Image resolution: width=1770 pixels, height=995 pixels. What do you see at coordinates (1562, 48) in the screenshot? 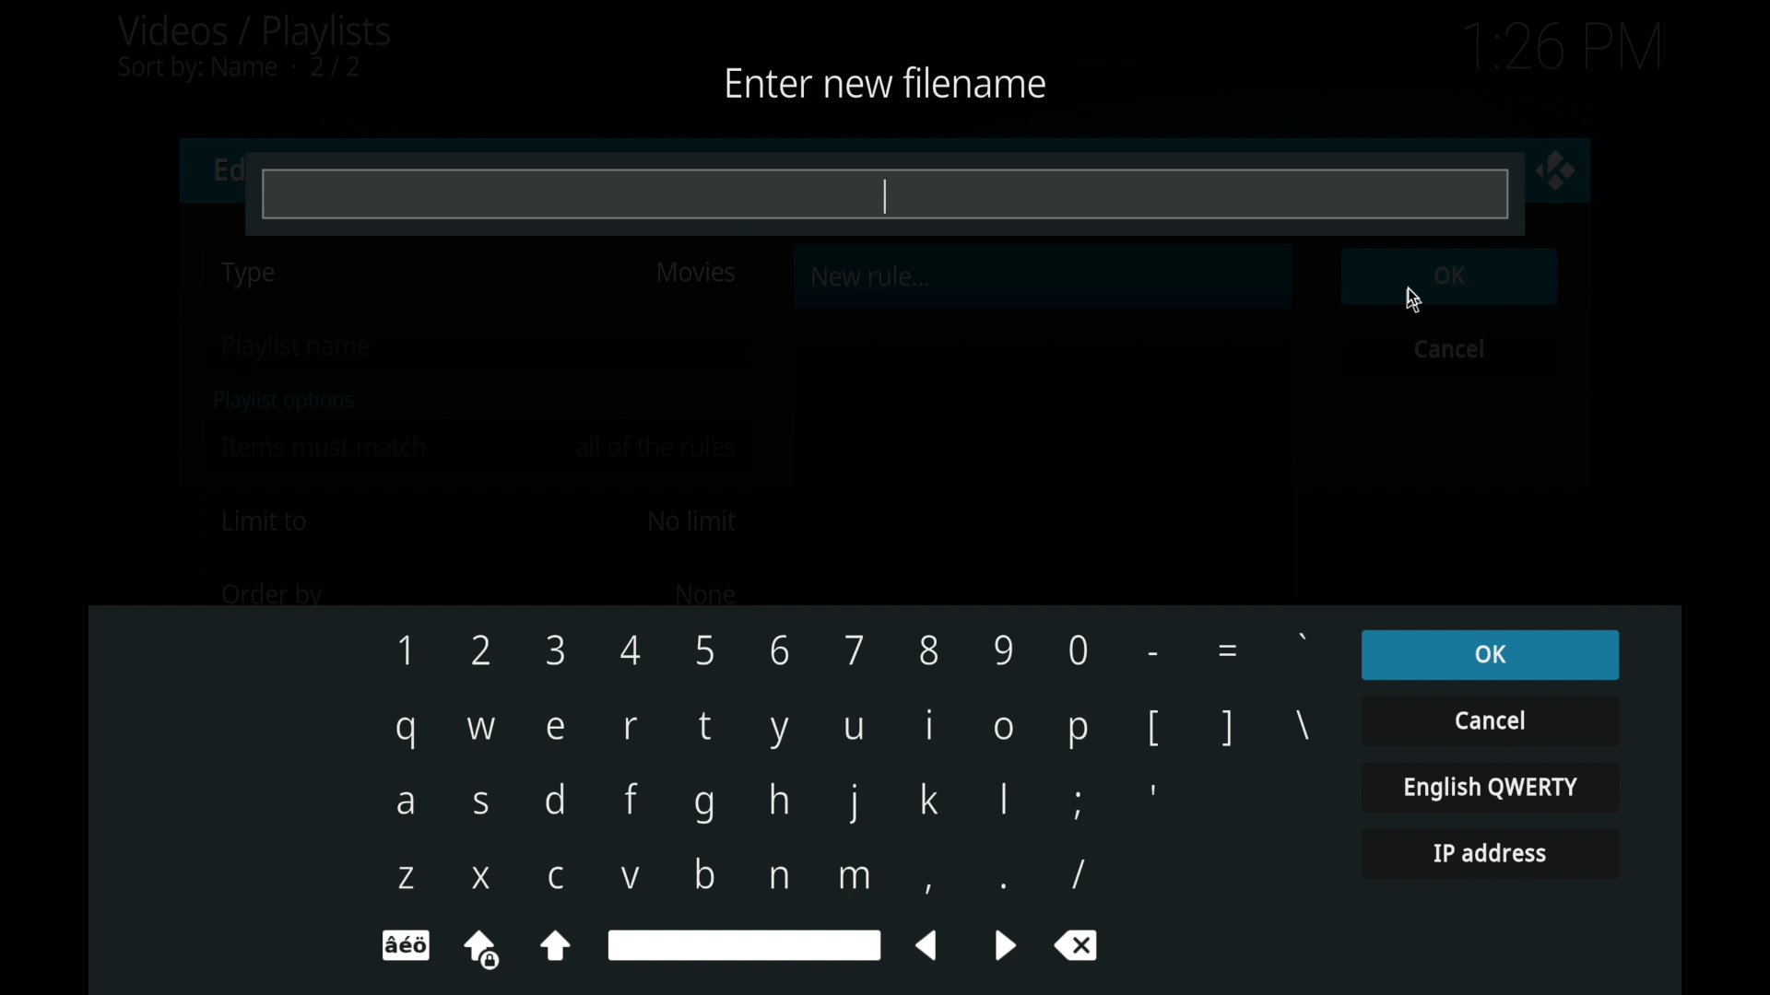
I see `time` at bounding box center [1562, 48].